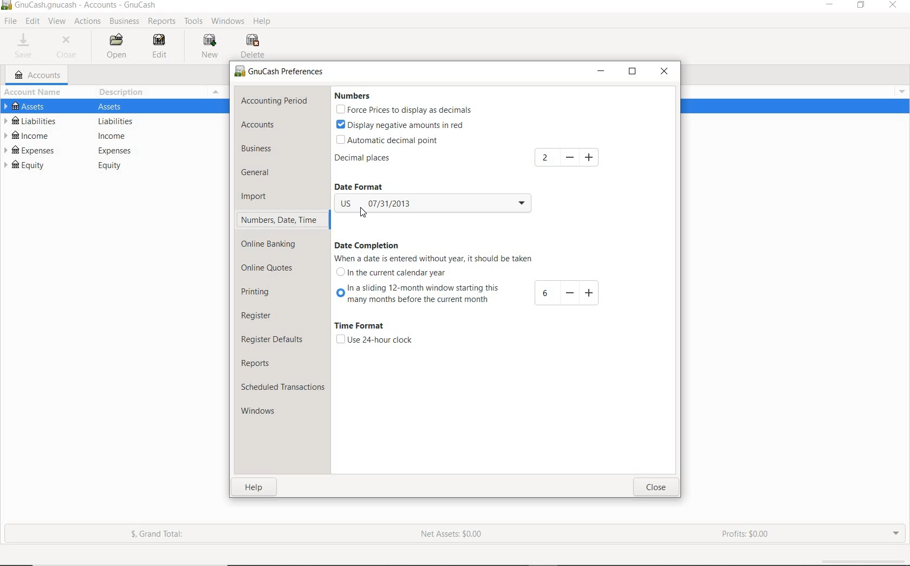 The image size is (910, 566). Describe the element at coordinates (831, 6) in the screenshot. I see `MINIMIZE` at that location.